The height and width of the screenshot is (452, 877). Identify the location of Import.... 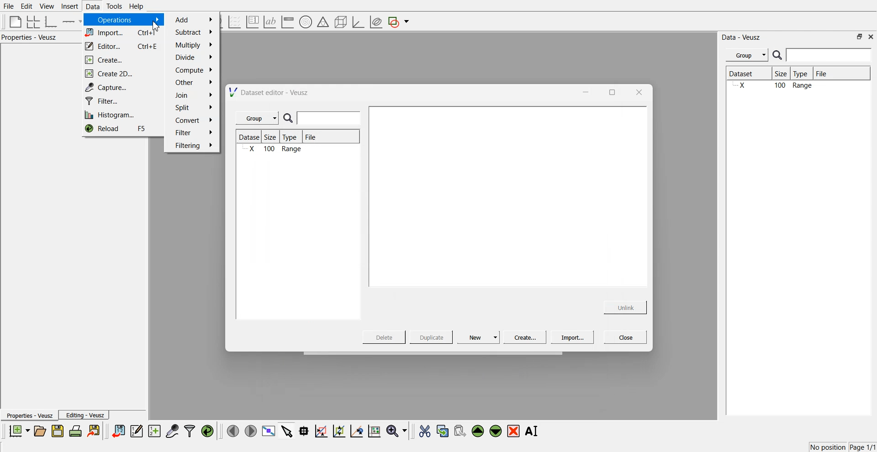
(572, 337).